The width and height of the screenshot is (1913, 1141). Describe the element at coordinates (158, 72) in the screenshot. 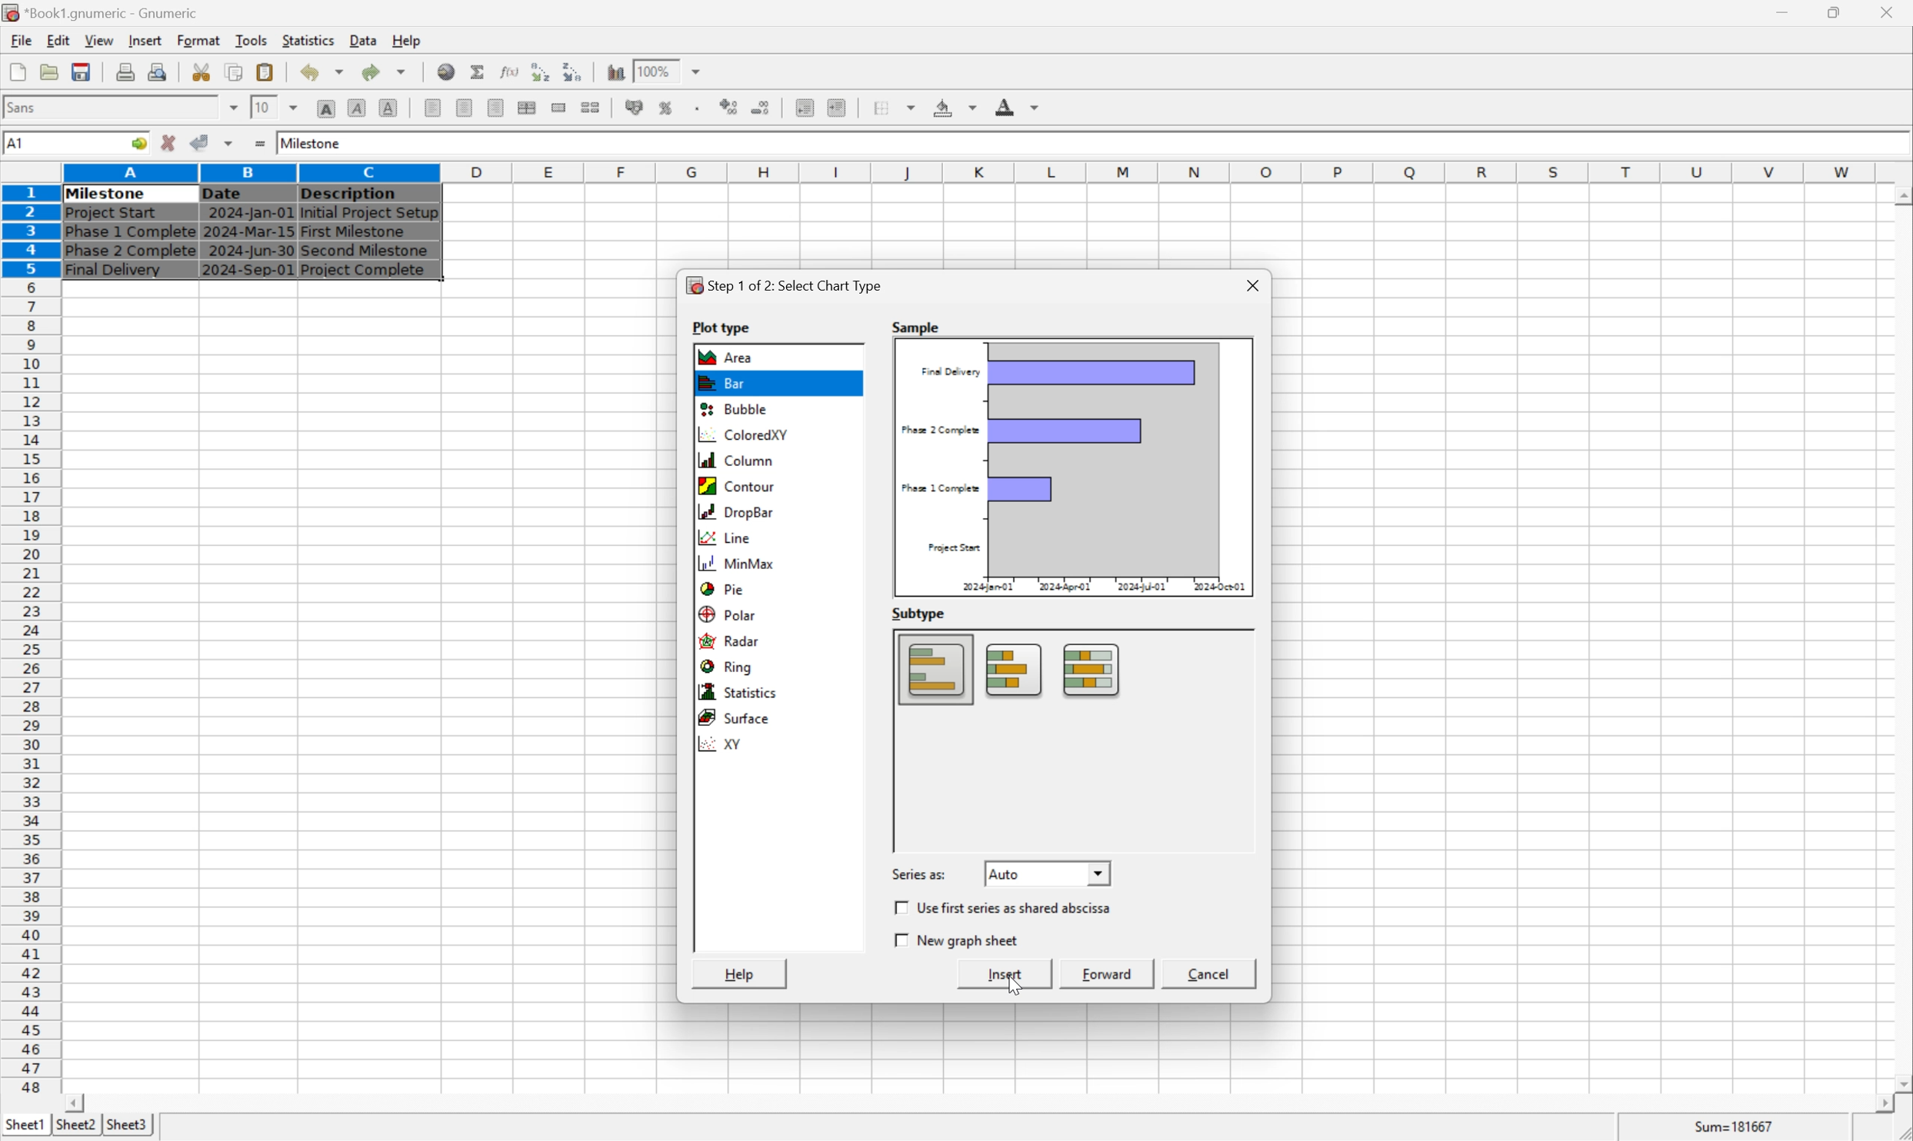

I see `quick print` at that location.